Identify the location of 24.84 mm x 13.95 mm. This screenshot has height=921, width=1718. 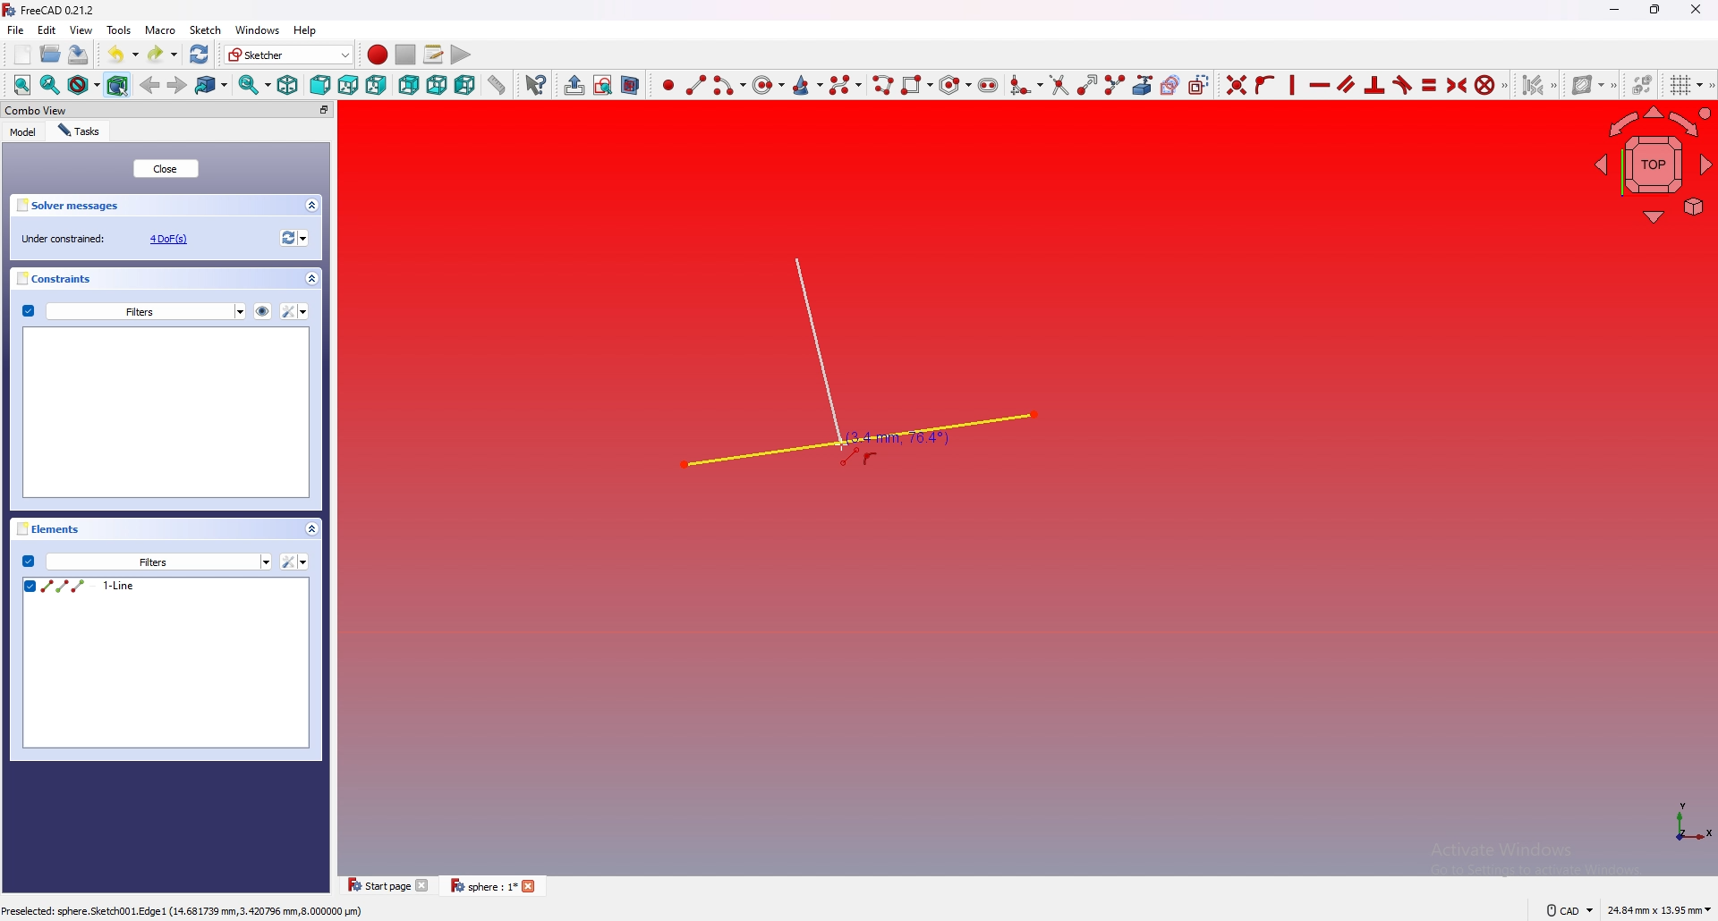
(1659, 910).